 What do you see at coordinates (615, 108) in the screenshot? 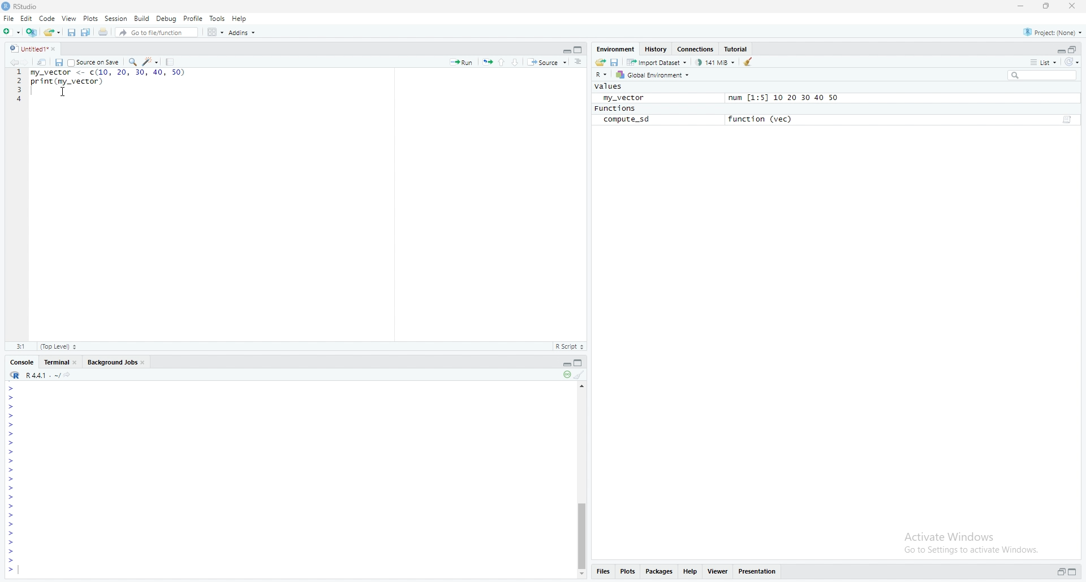
I see `Functions` at bounding box center [615, 108].